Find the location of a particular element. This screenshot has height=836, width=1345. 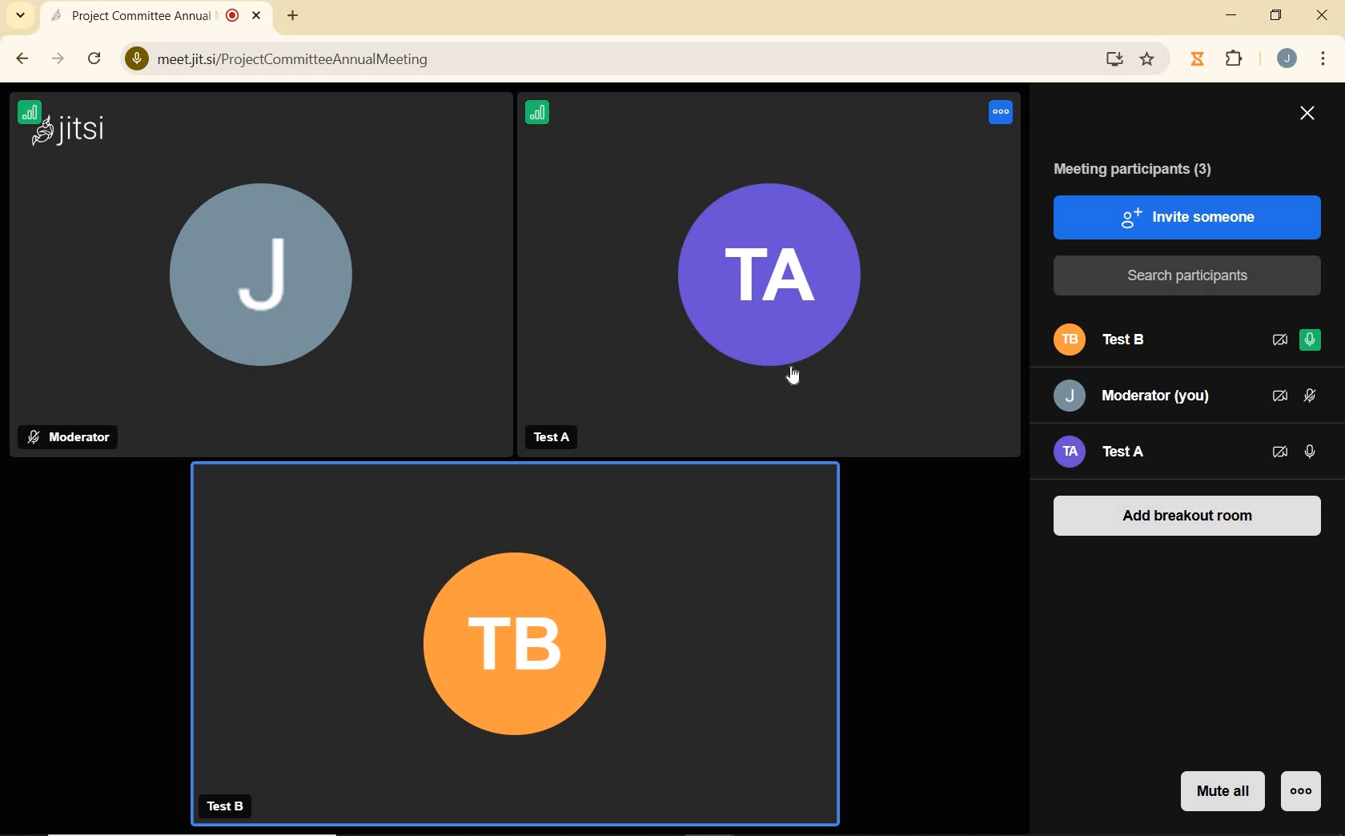

Test B is located at coordinates (1141, 340).